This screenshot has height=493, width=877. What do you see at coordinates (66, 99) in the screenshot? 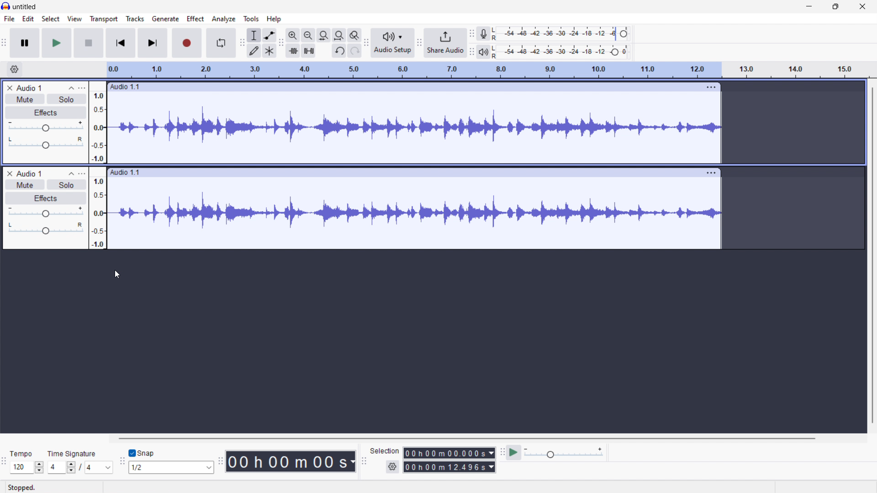
I see `solo` at bounding box center [66, 99].